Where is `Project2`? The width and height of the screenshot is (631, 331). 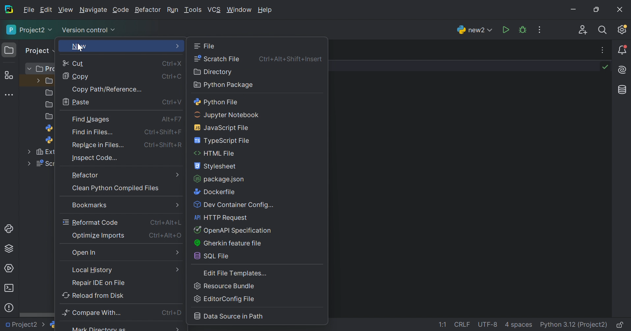 Project2 is located at coordinates (25, 325).